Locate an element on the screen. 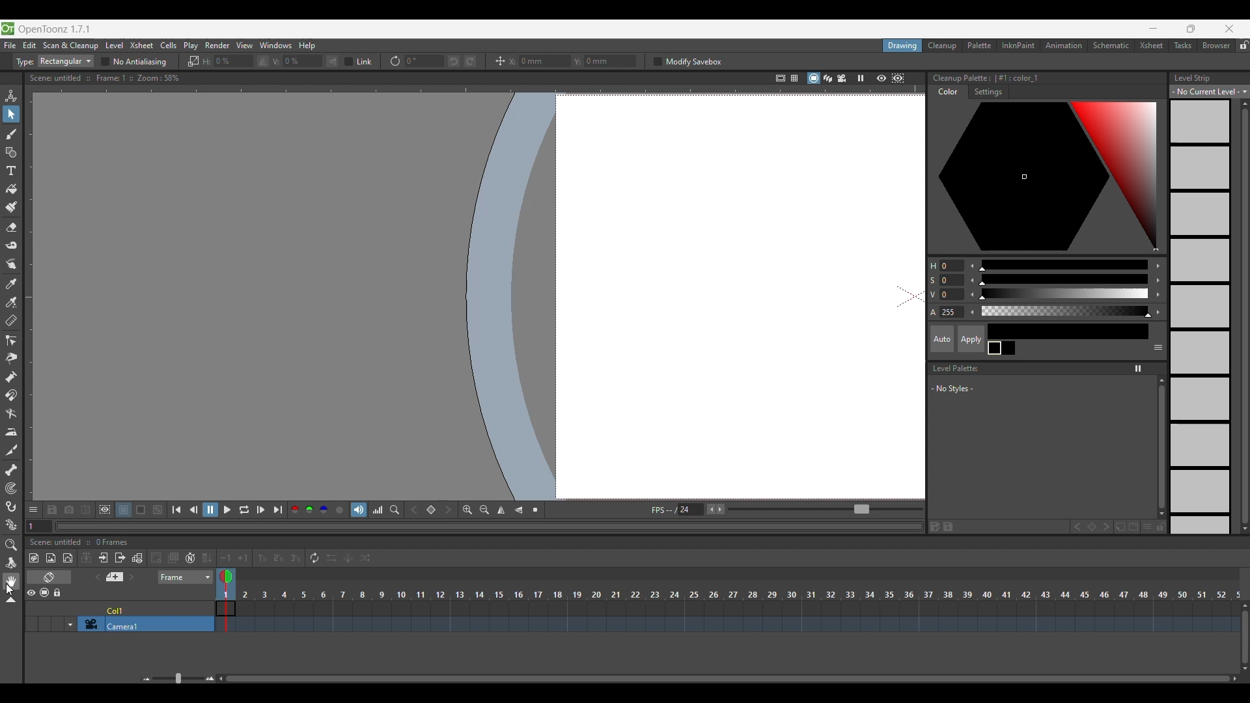 The image size is (1250, 703). First frame is located at coordinates (176, 510).